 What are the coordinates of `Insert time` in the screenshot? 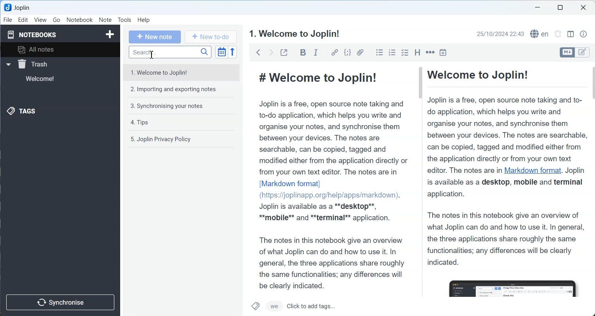 It's located at (443, 52).